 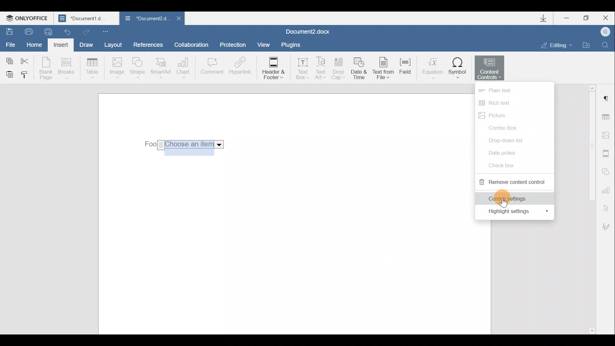 I want to click on Insert, so click(x=61, y=46).